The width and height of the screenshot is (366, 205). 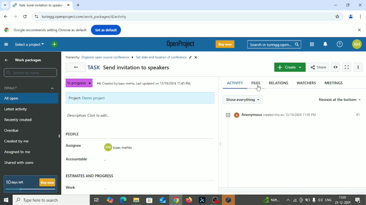 I want to click on Assignee, so click(x=75, y=145).